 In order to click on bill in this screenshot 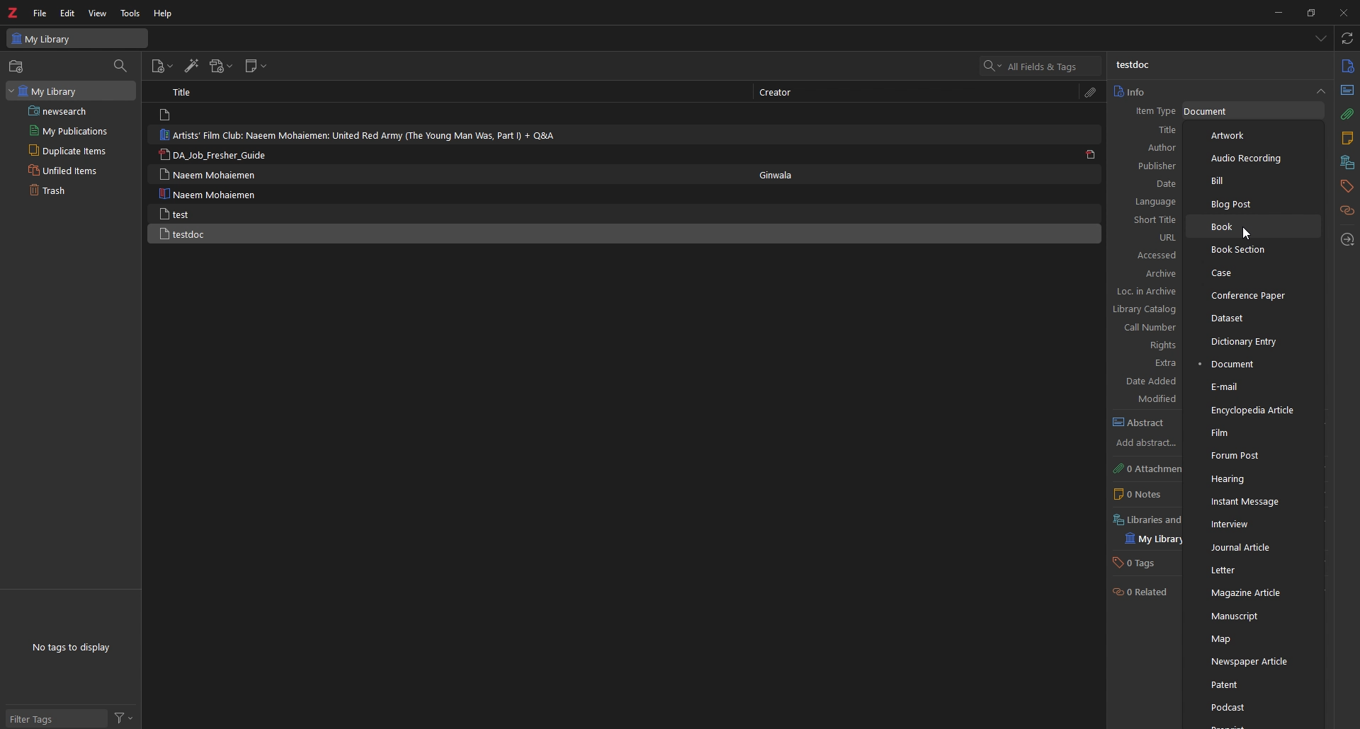, I will do `click(1252, 180)`.